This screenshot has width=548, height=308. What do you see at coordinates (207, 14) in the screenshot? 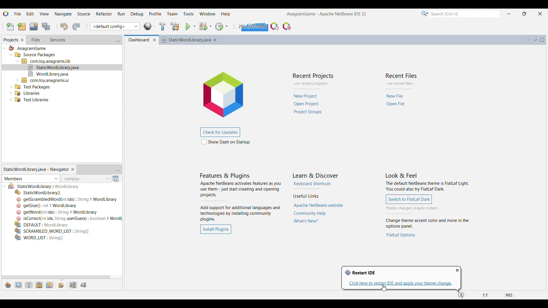
I see `Window menu highlighted` at bounding box center [207, 14].